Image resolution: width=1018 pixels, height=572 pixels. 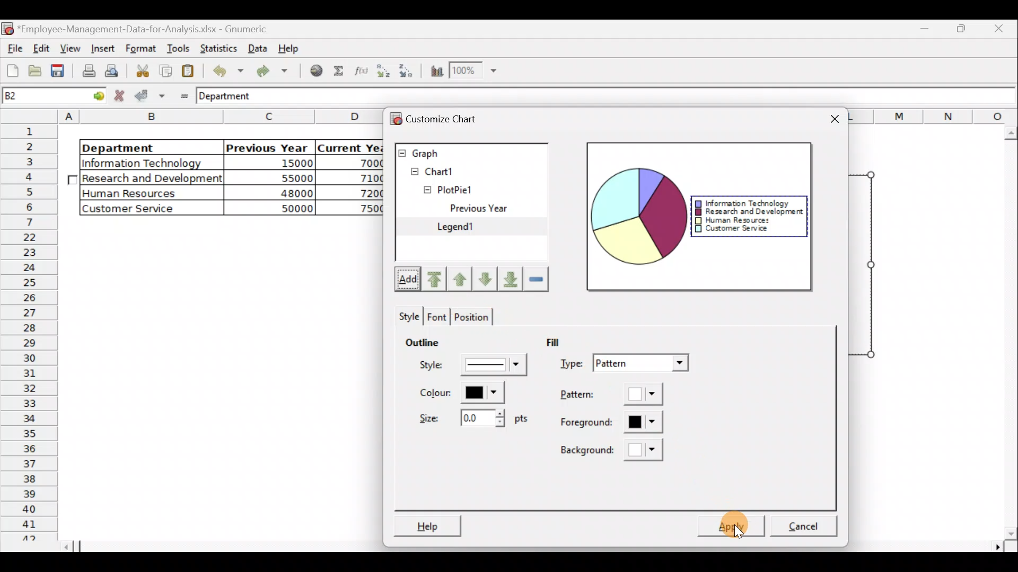 I want to click on Move downward, so click(x=508, y=278).